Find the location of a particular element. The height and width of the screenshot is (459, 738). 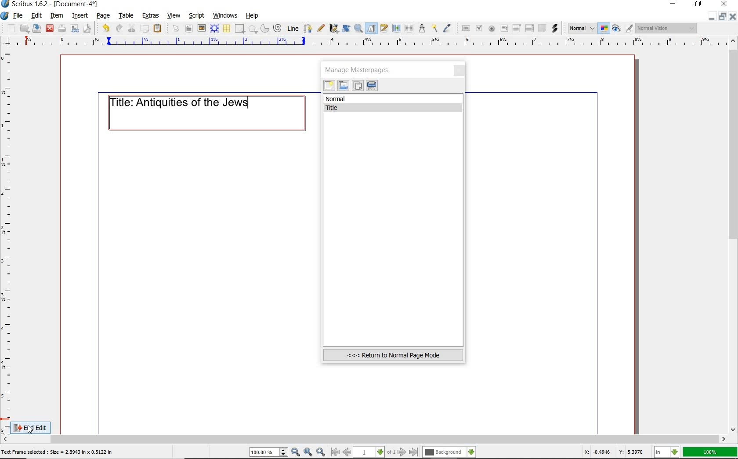

script is located at coordinates (197, 15).